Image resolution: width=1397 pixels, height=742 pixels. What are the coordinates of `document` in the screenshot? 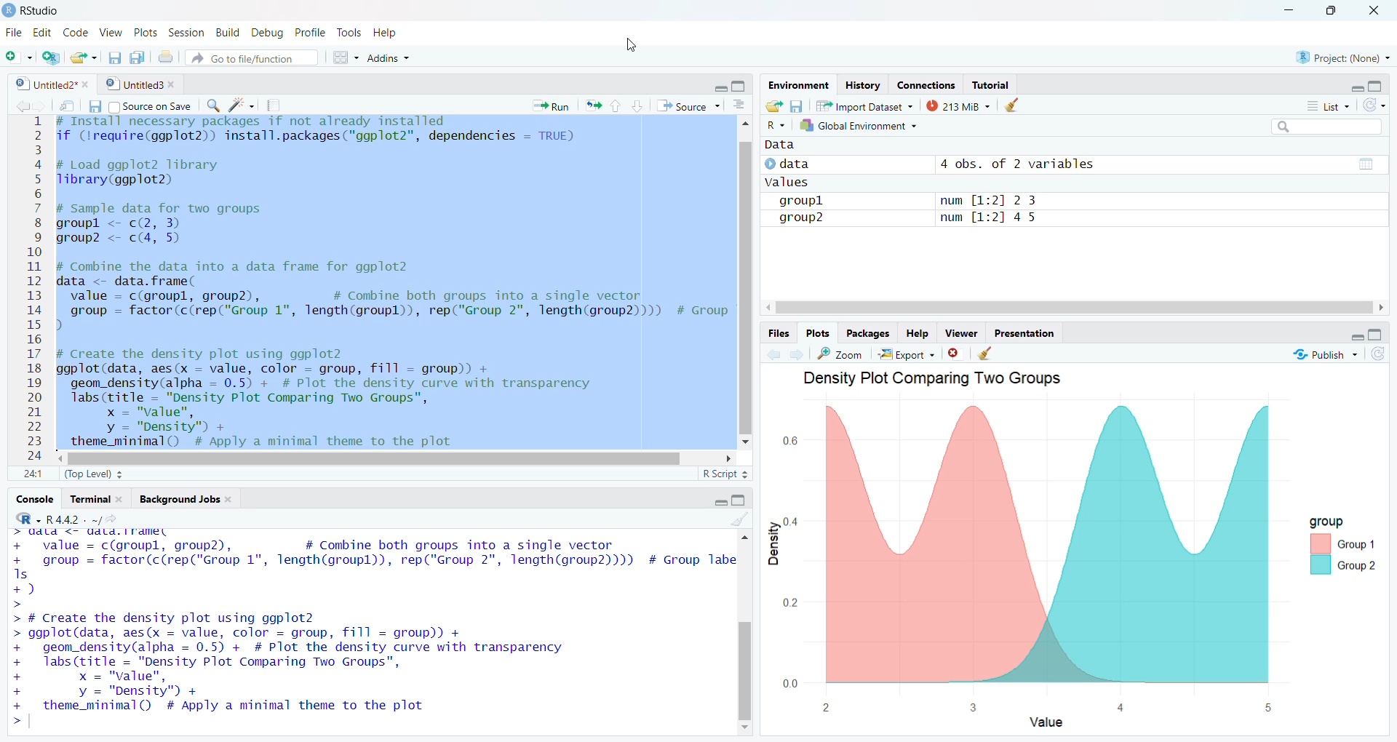 It's located at (276, 105).